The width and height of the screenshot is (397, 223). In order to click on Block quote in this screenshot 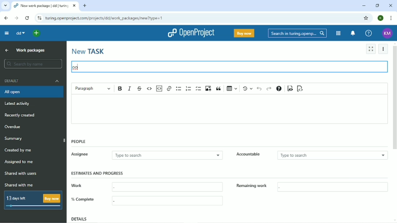, I will do `click(218, 89)`.